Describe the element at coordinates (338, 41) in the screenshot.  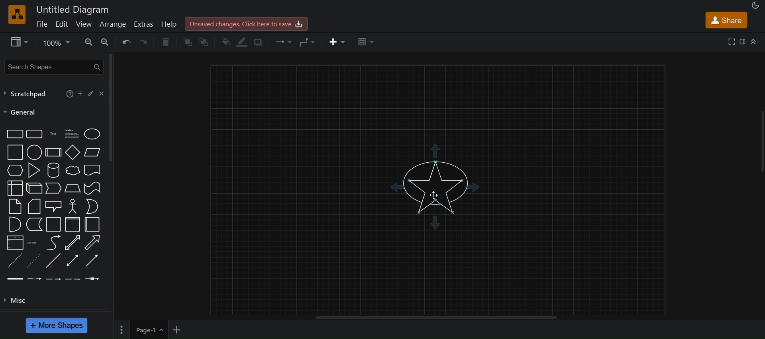
I see `insert` at that location.